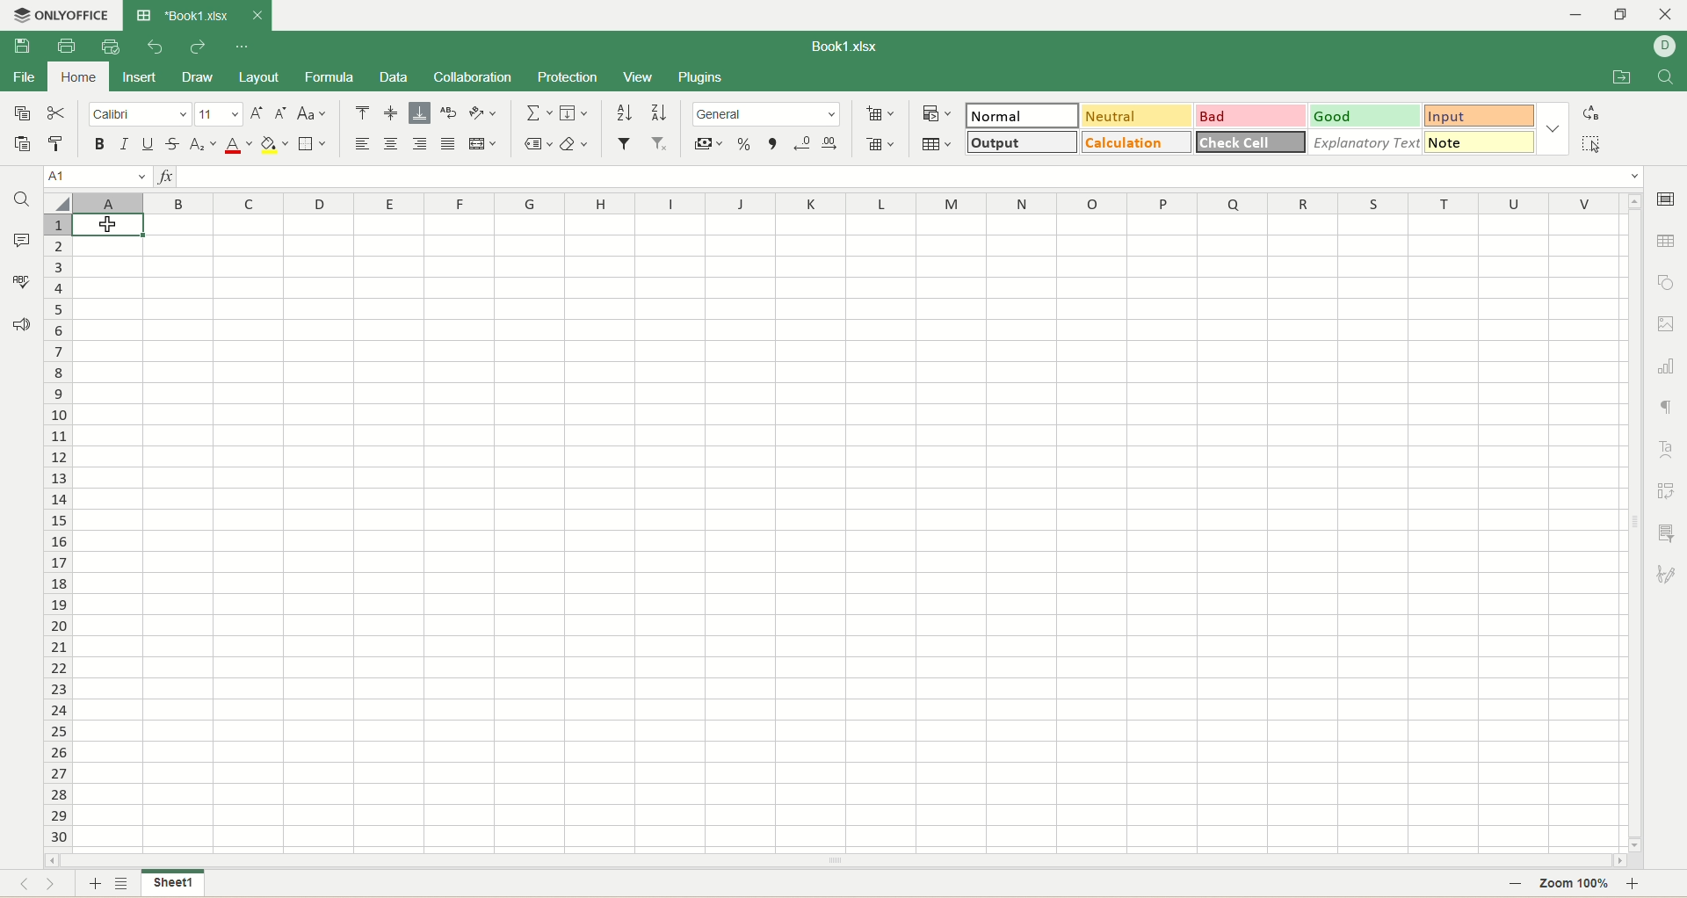 The height and width of the screenshot is (898, 1687). I want to click on comment, so click(24, 242).